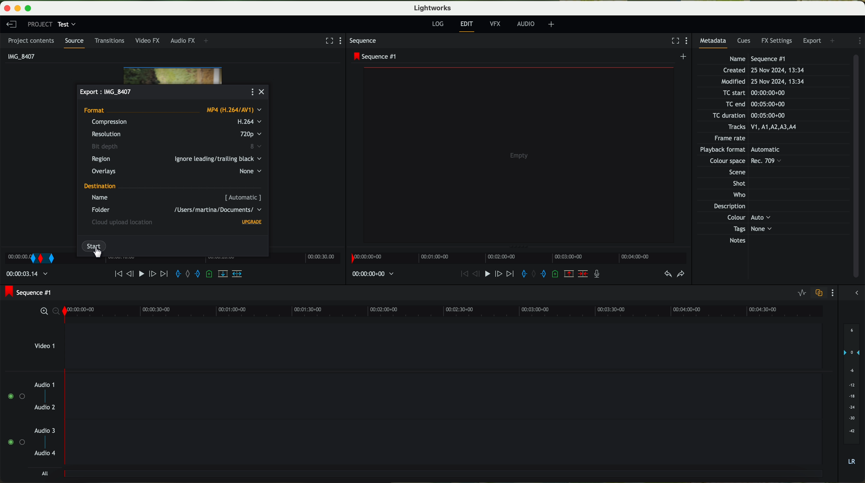 The image size is (865, 483). What do you see at coordinates (190, 274) in the screenshot?
I see `clear marks` at bounding box center [190, 274].